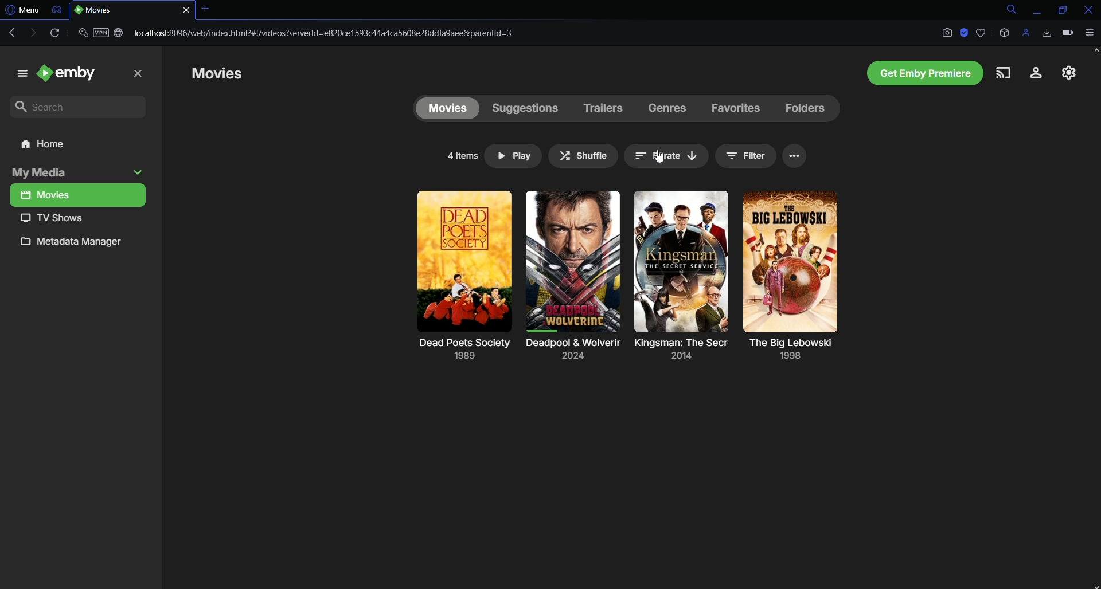 The image size is (1101, 589). What do you see at coordinates (682, 354) in the screenshot?
I see `Kingsman` at bounding box center [682, 354].